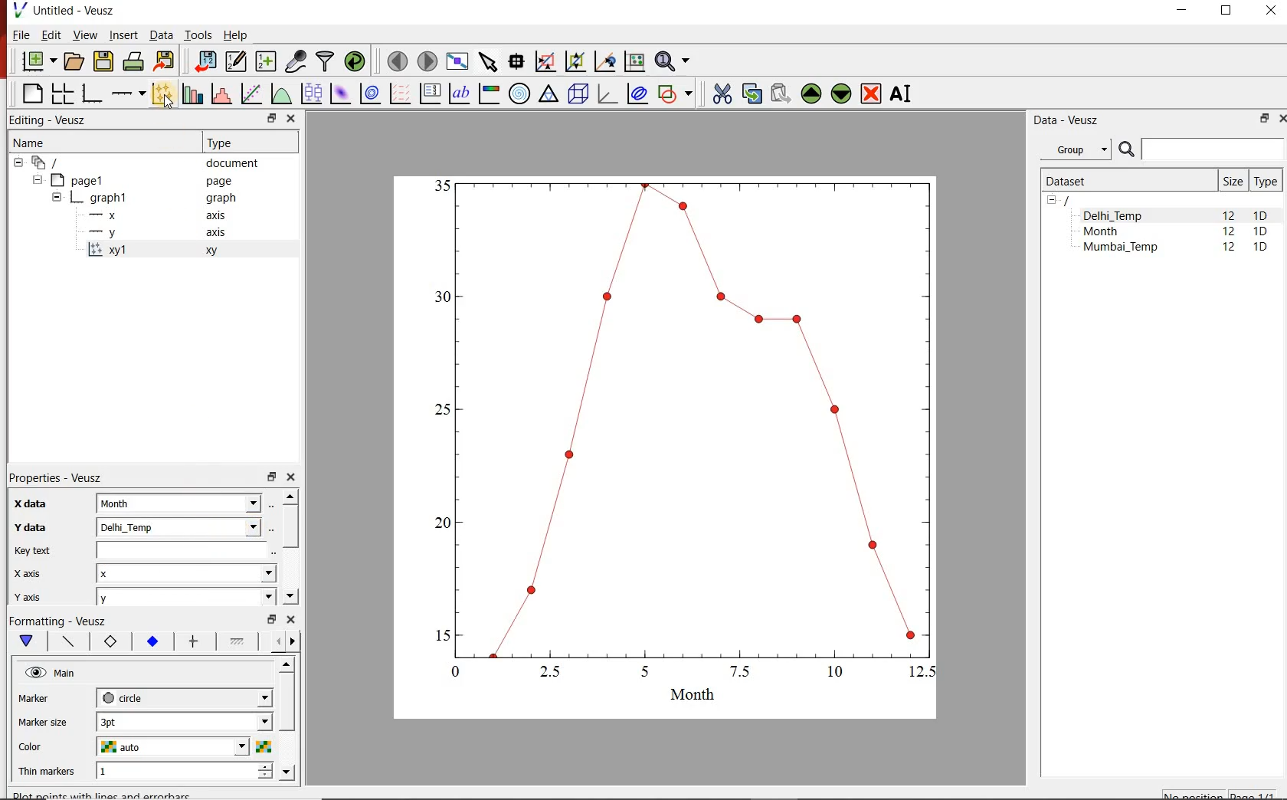  What do you see at coordinates (187, 572) in the screenshot?
I see `x` at bounding box center [187, 572].